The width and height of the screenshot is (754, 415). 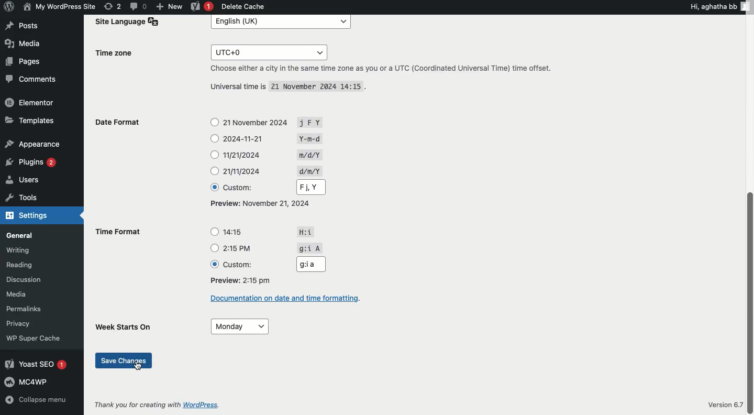 What do you see at coordinates (19, 26) in the screenshot?
I see `Post` at bounding box center [19, 26].